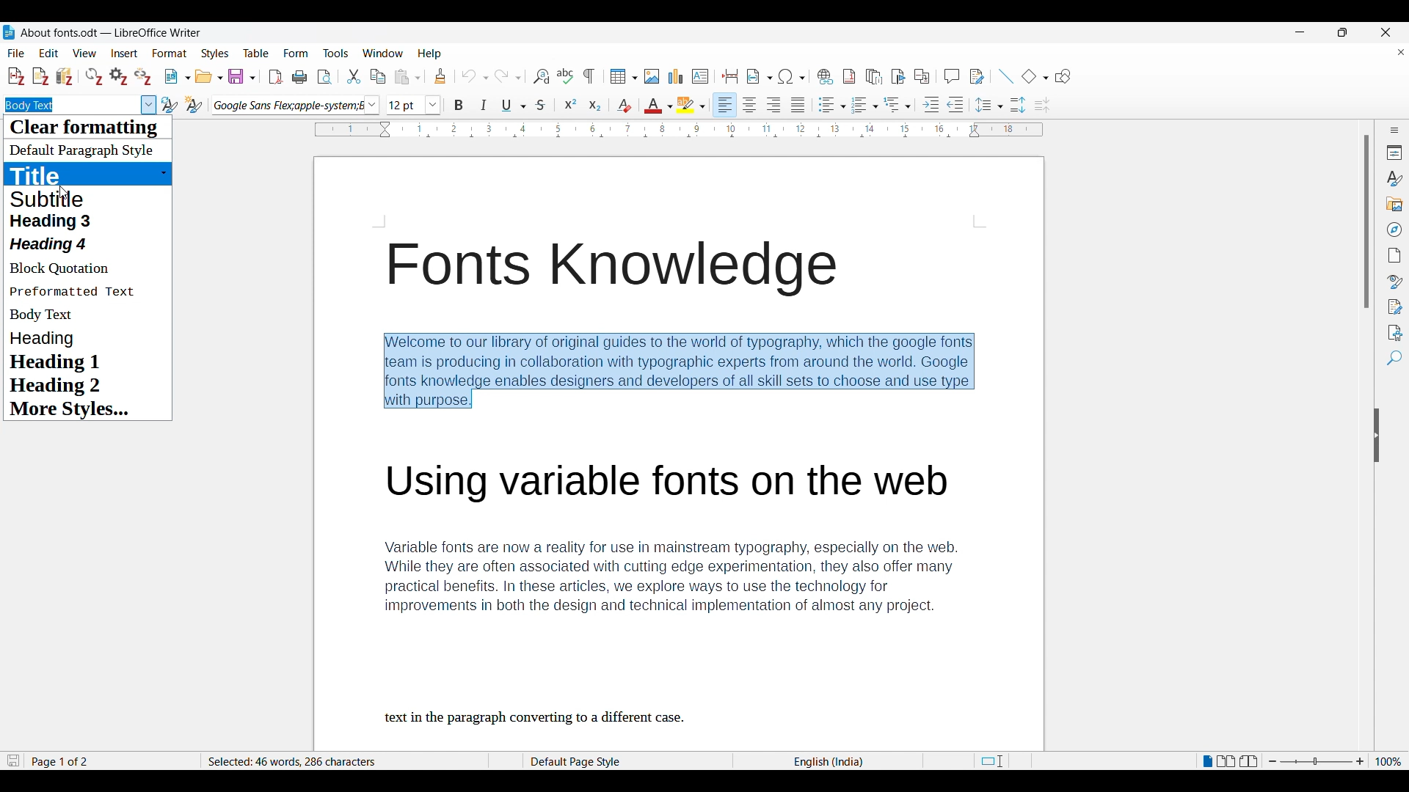 Image resolution: width=1409 pixels, height=792 pixels. Describe the element at coordinates (1386, 32) in the screenshot. I see `Close interface` at that location.